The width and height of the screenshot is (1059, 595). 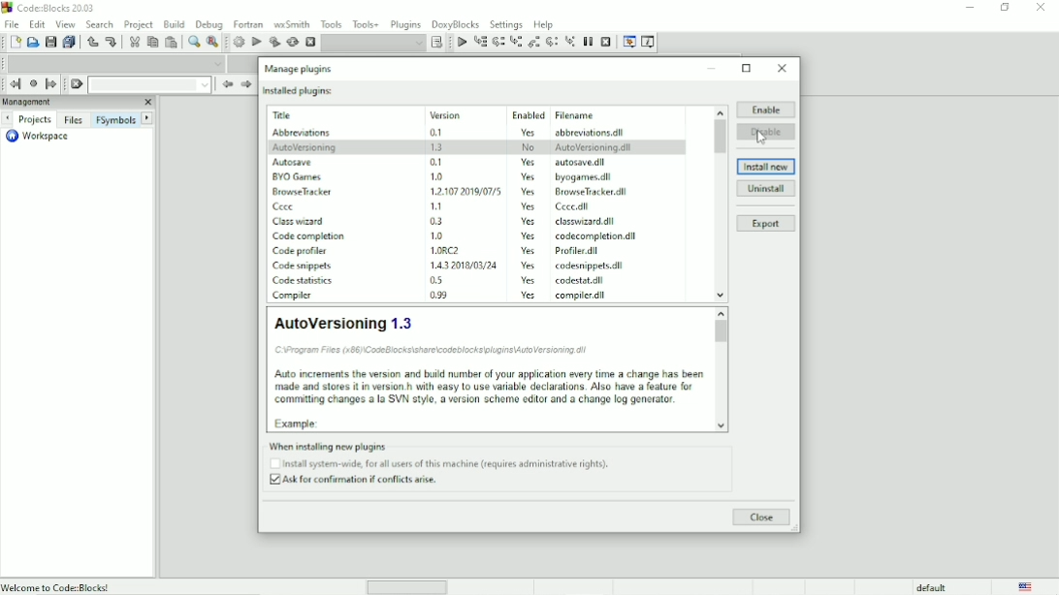 What do you see at coordinates (373, 43) in the screenshot?
I see `Drop down` at bounding box center [373, 43].